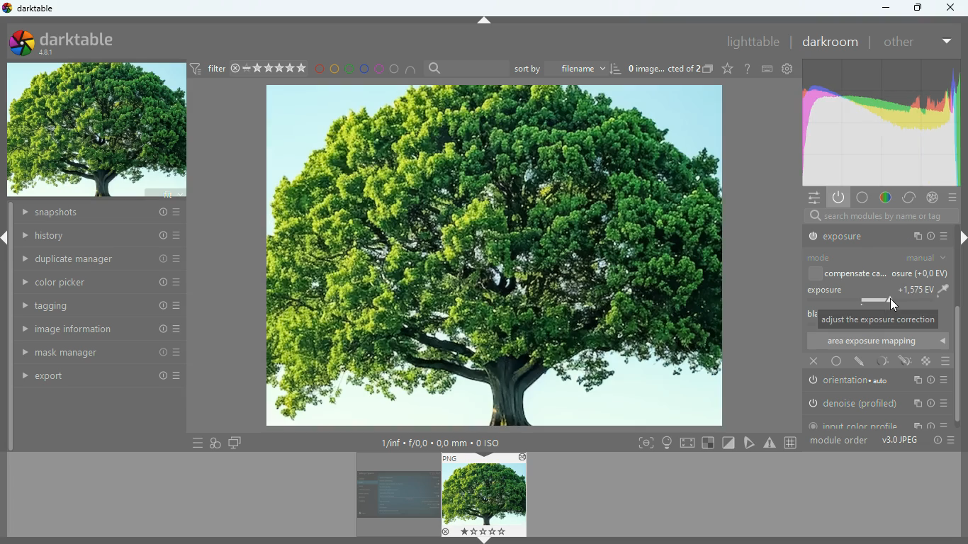 The image size is (968, 544). I want to click on image information, so click(441, 441).